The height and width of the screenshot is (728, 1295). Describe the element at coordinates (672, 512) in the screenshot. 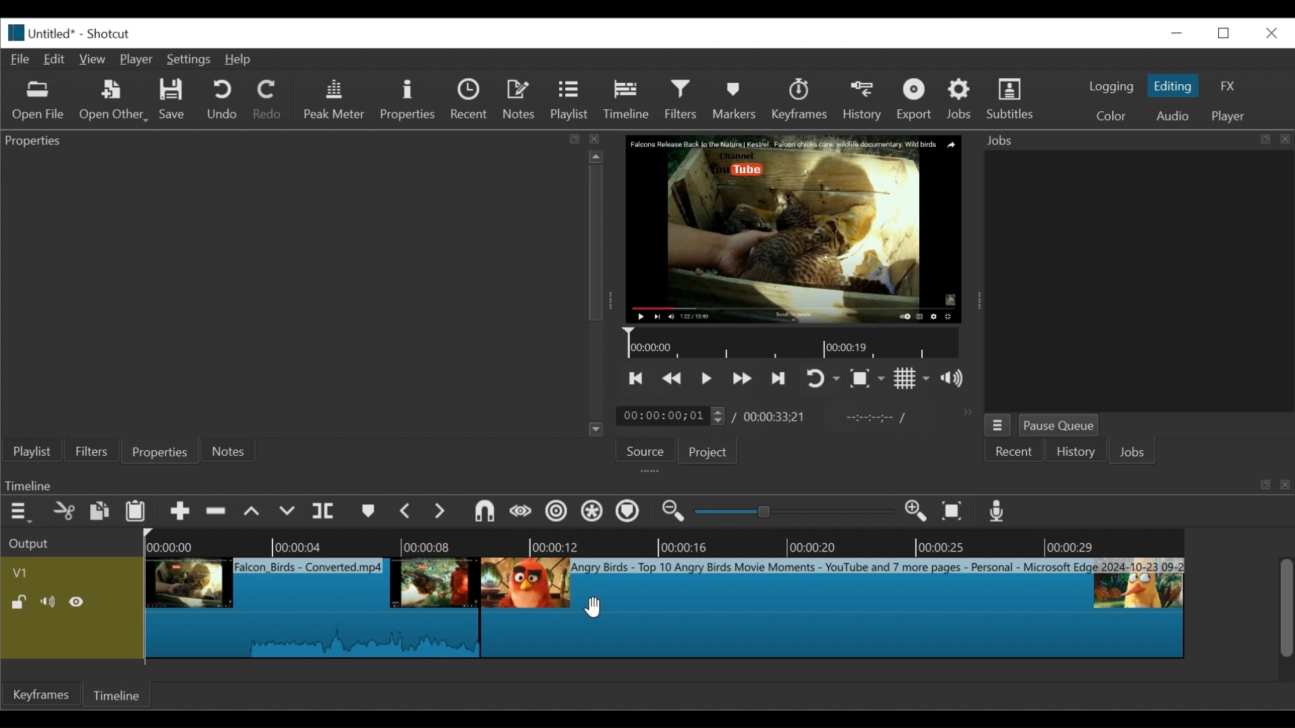

I see `Zoom Timeline out ` at that location.